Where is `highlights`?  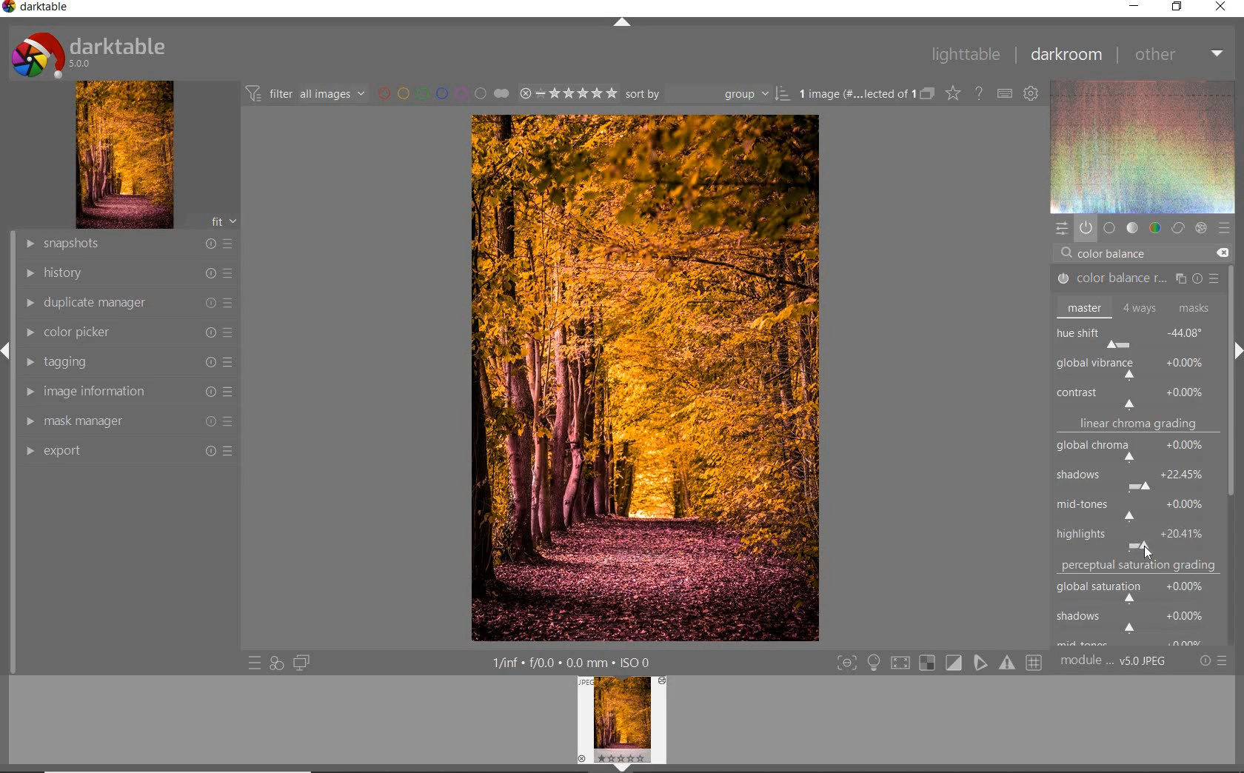
highlights is located at coordinates (1135, 535).